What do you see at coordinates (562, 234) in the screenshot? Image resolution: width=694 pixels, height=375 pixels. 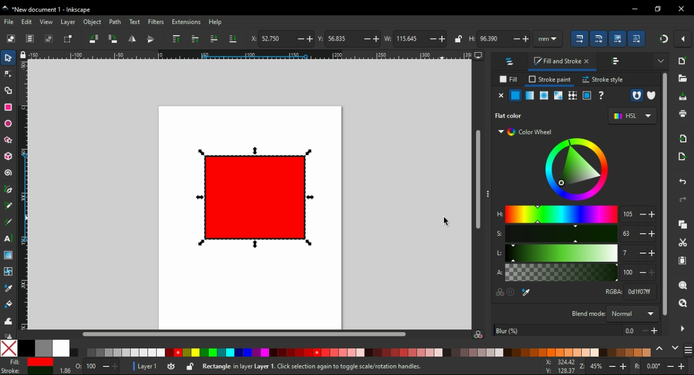 I see `saturation` at bounding box center [562, 234].